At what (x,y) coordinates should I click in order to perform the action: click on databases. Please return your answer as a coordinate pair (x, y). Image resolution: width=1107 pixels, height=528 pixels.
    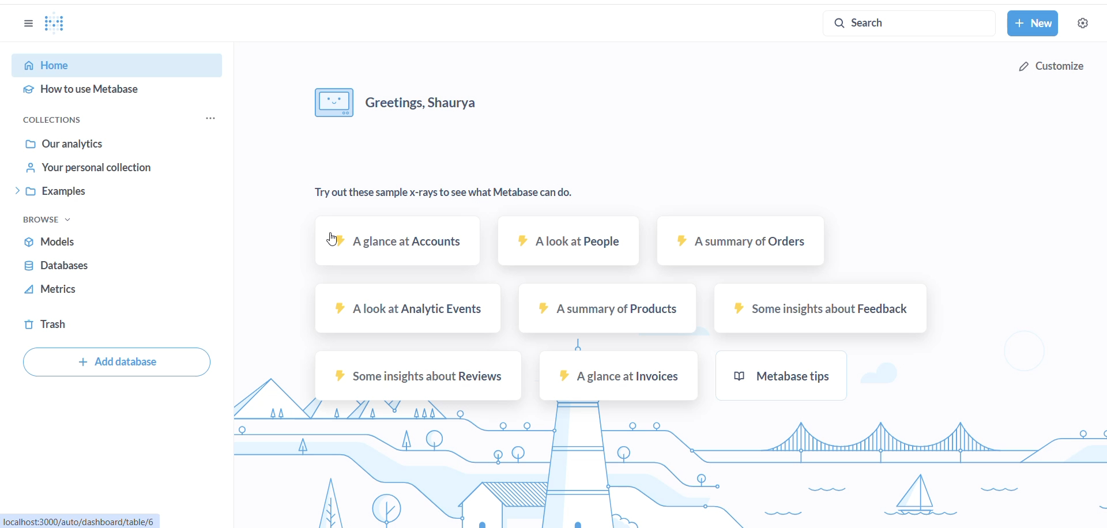
    Looking at the image, I should click on (89, 265).